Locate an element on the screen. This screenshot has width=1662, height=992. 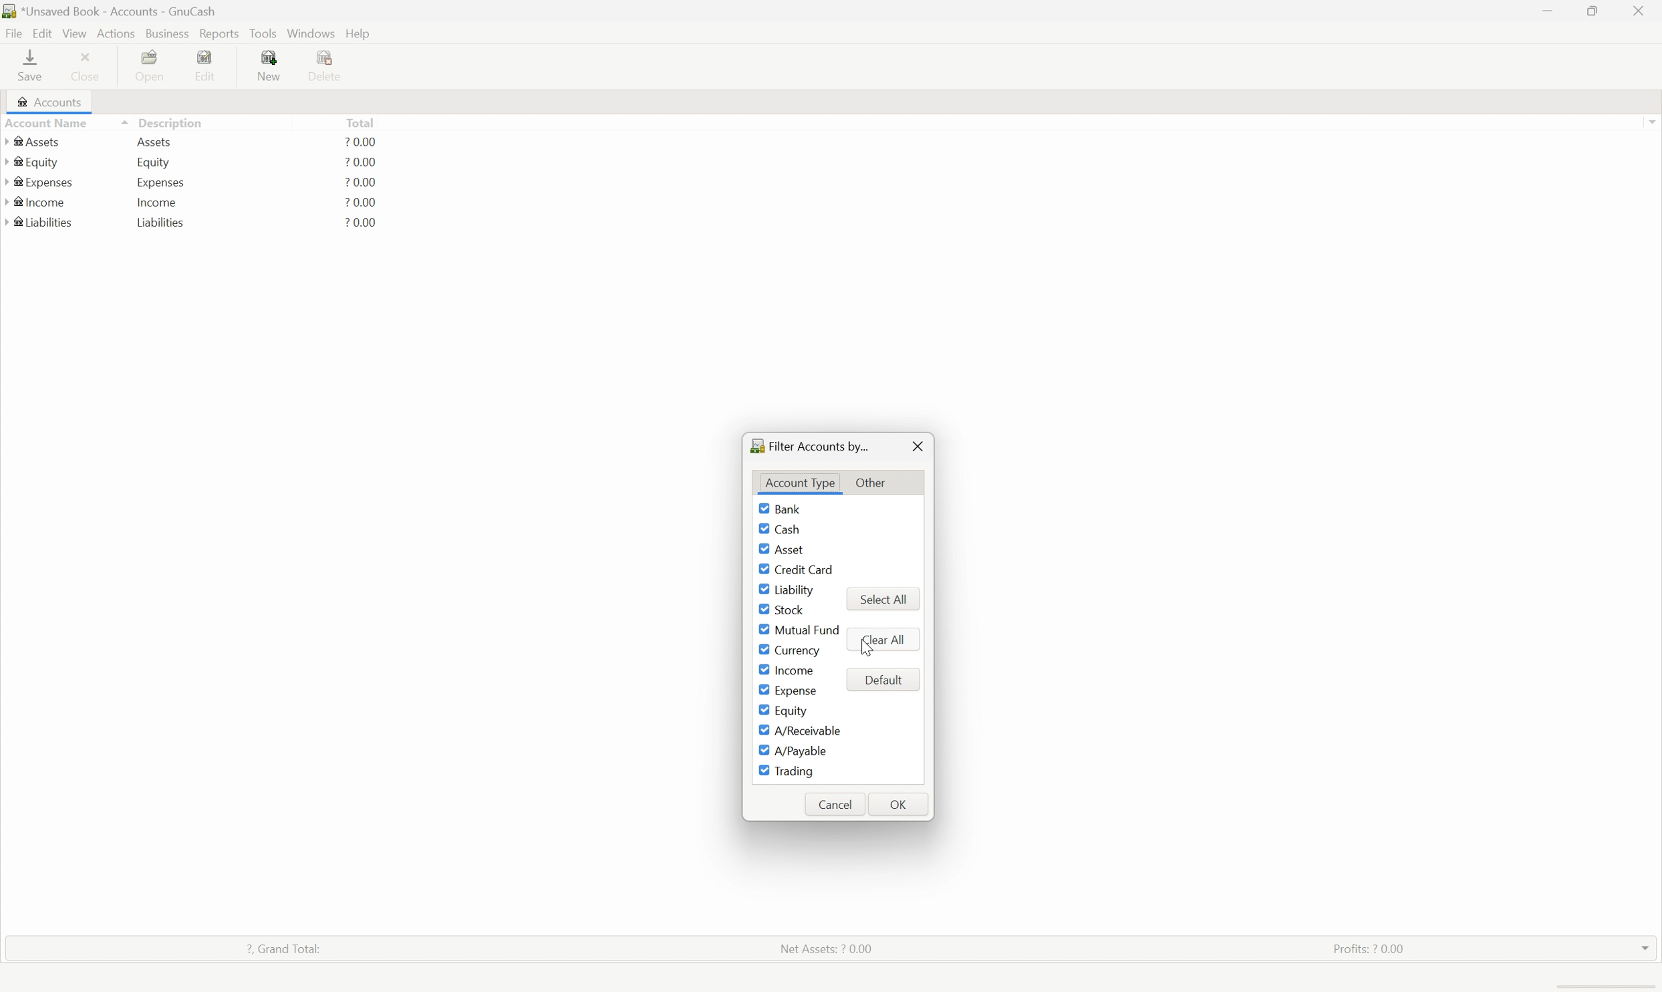
? 0.00 is located at coordinates (361, 162).